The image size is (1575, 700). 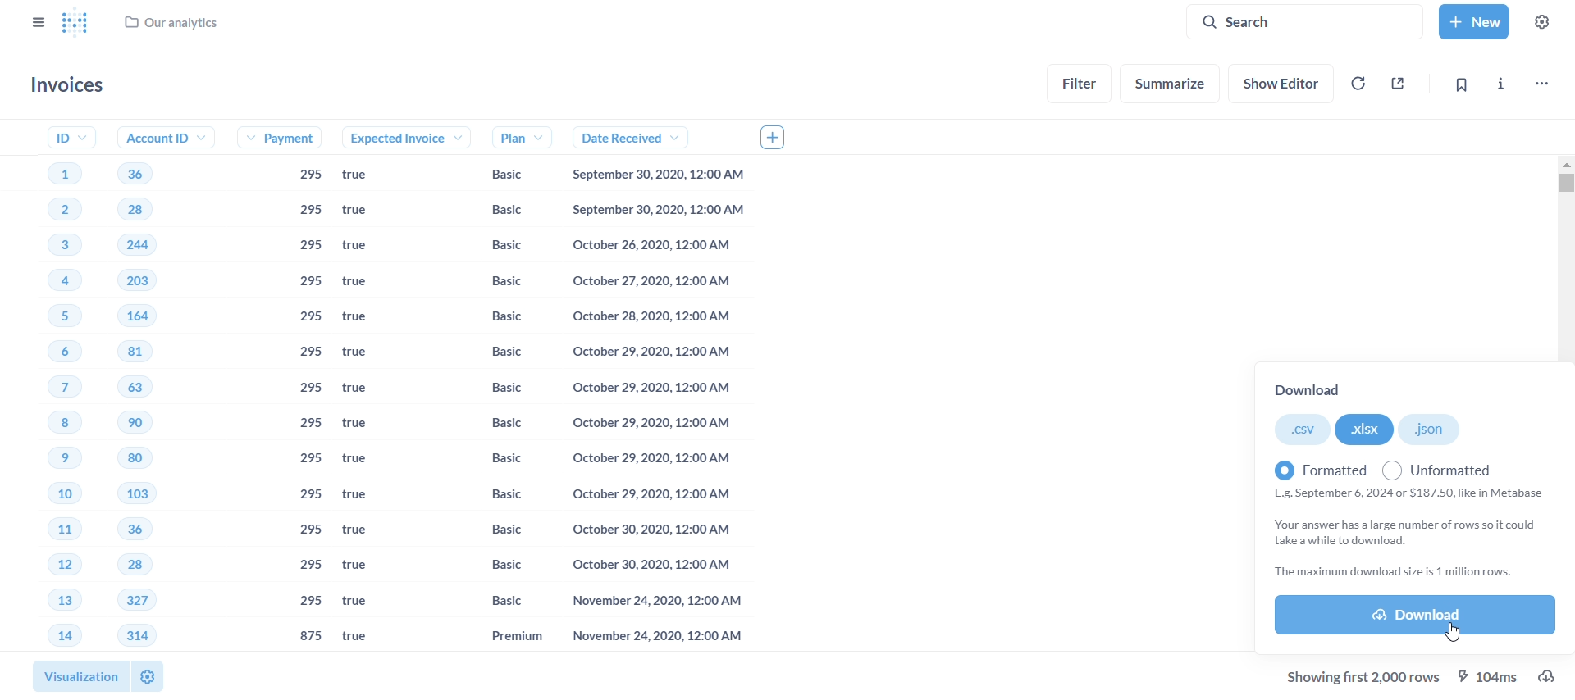 I want to click on .json, so click(x=1431, y=430).